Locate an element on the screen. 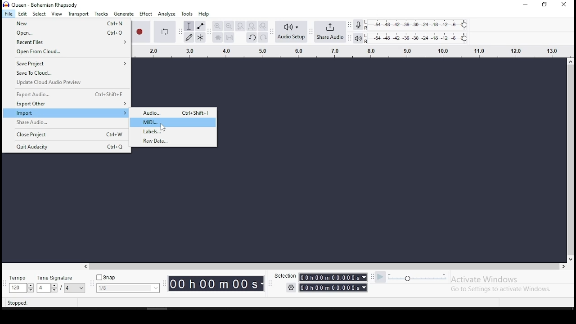  zoom out is located at coordinates (229, 26).